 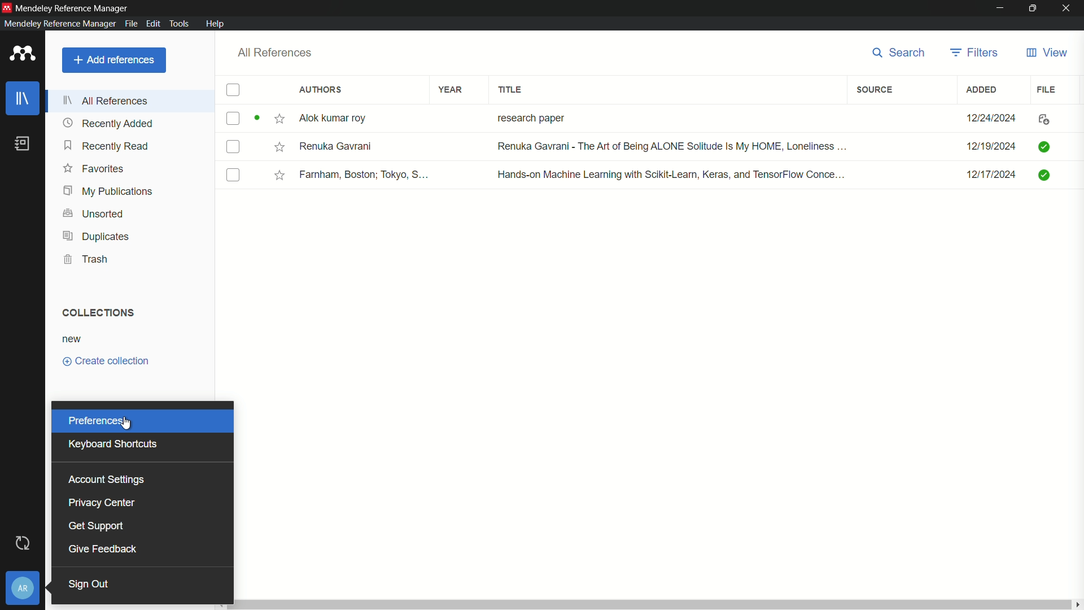 What do you see at coordinates (230, 117) in the screenshot?
I see `check` at bounding box center [230, 117].